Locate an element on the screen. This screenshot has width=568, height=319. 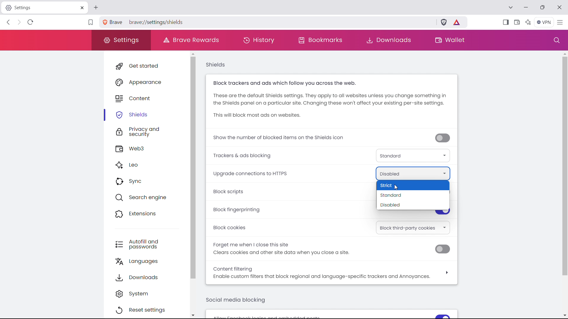
Block cookies is located at coordinates (230, 227).